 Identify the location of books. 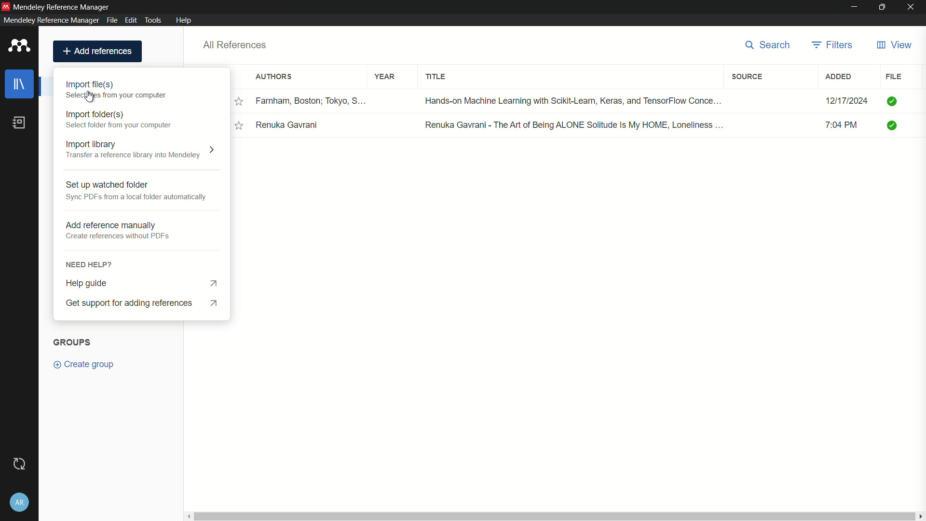
(19, 123).